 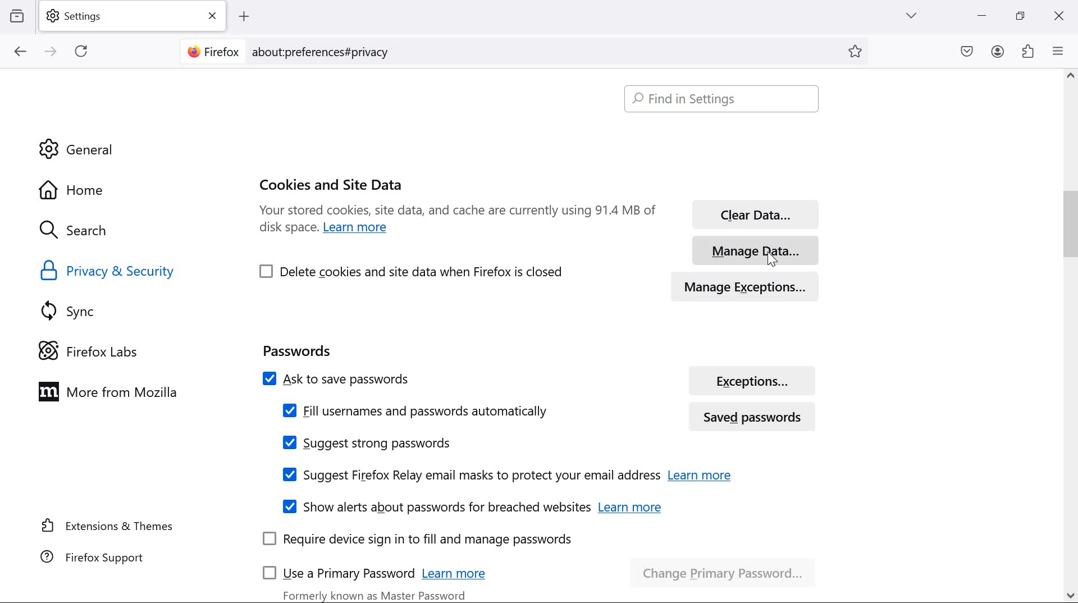 I want to click on Formerly known as Master Password, so click(x=376, y=593).